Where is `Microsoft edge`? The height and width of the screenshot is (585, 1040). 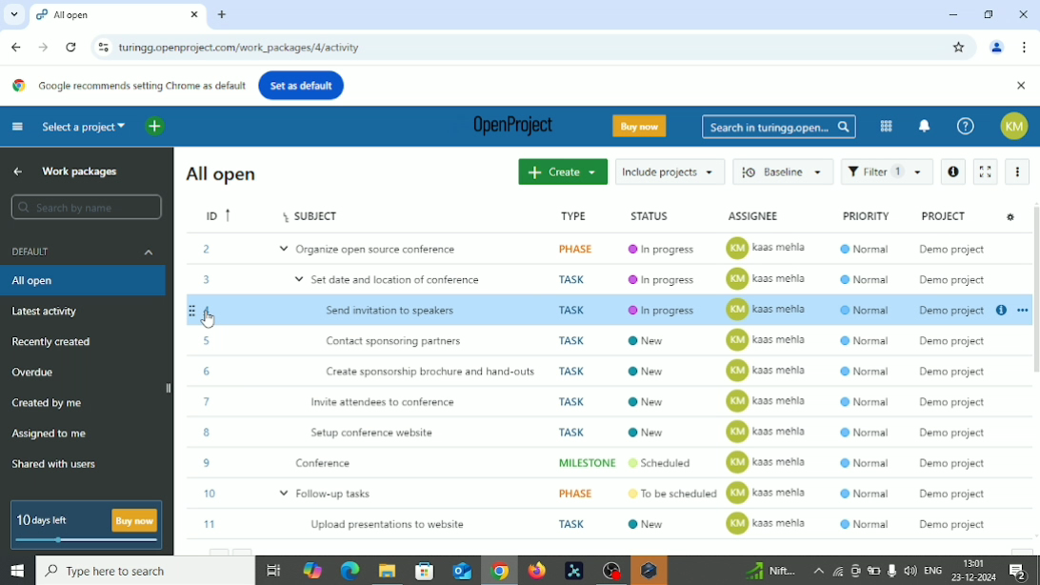
Microsoft edge is located at coordinates (349, 572).